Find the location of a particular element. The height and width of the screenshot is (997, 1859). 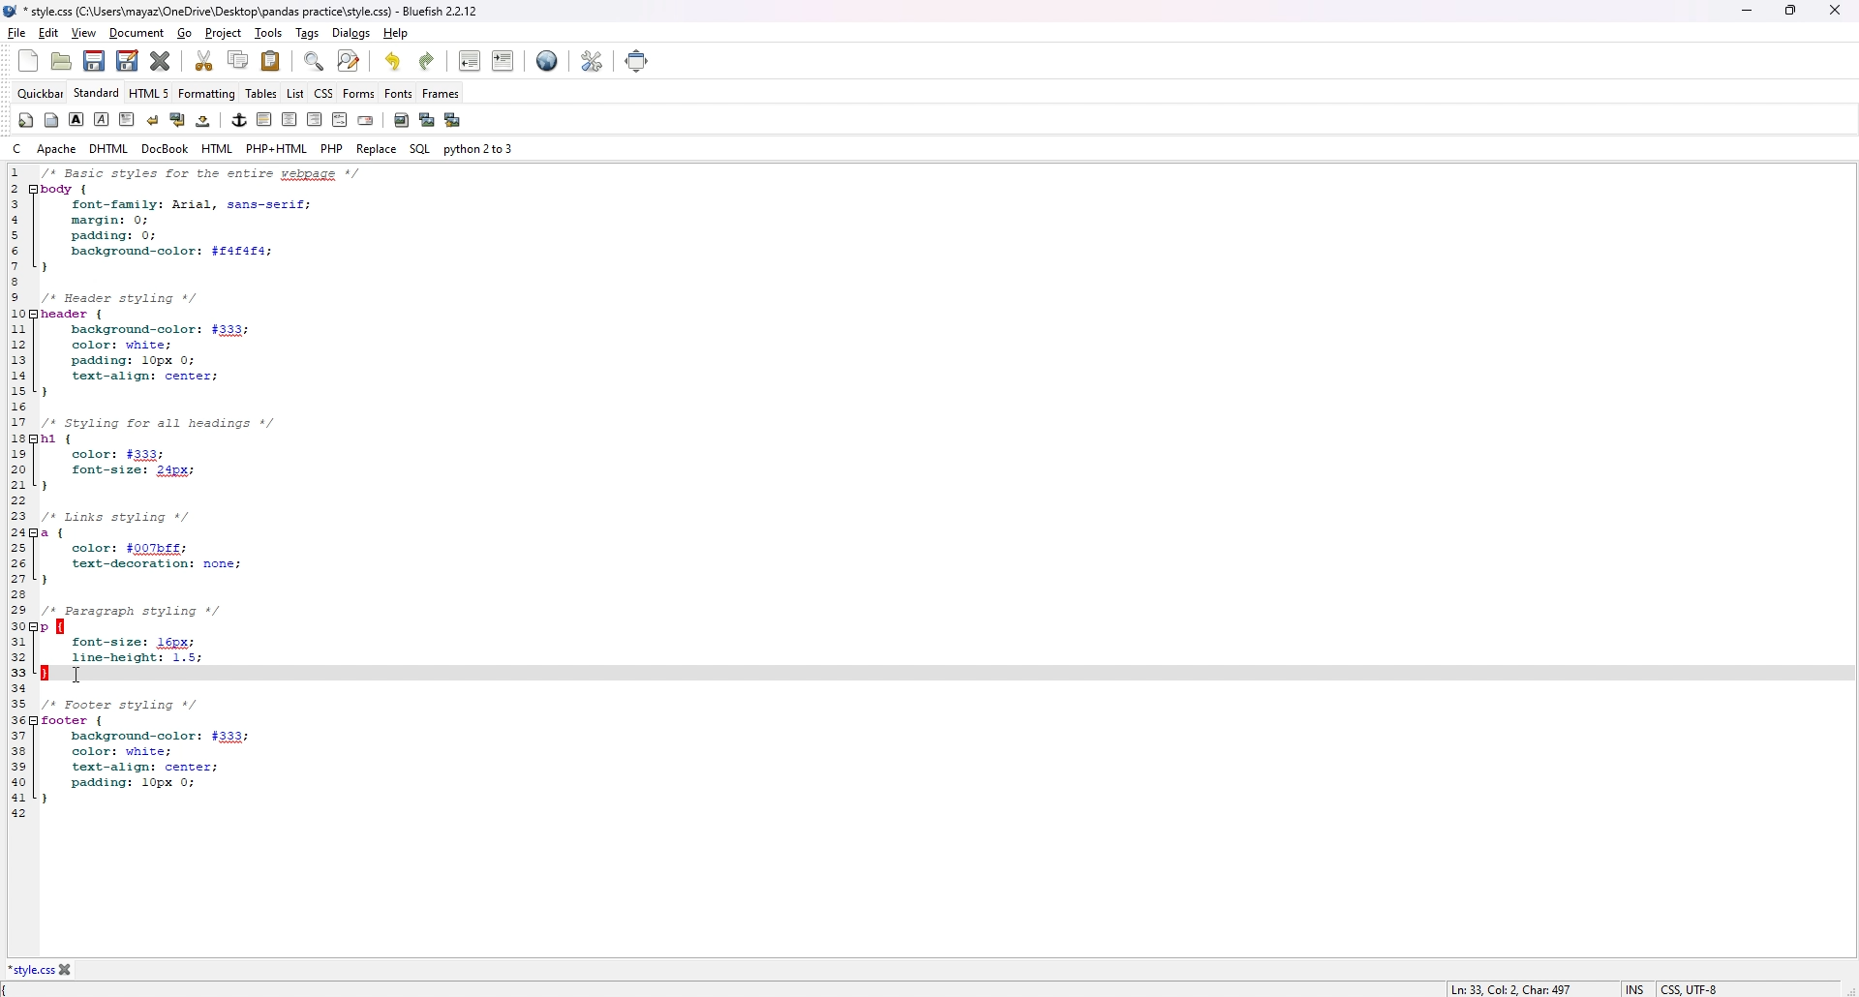

forms is located at coordinates (360, 93).